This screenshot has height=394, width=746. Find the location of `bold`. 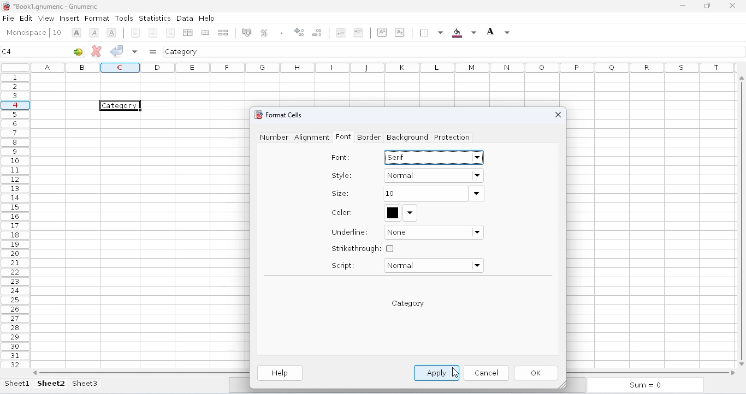

bold is located at coordinates (76, 33).